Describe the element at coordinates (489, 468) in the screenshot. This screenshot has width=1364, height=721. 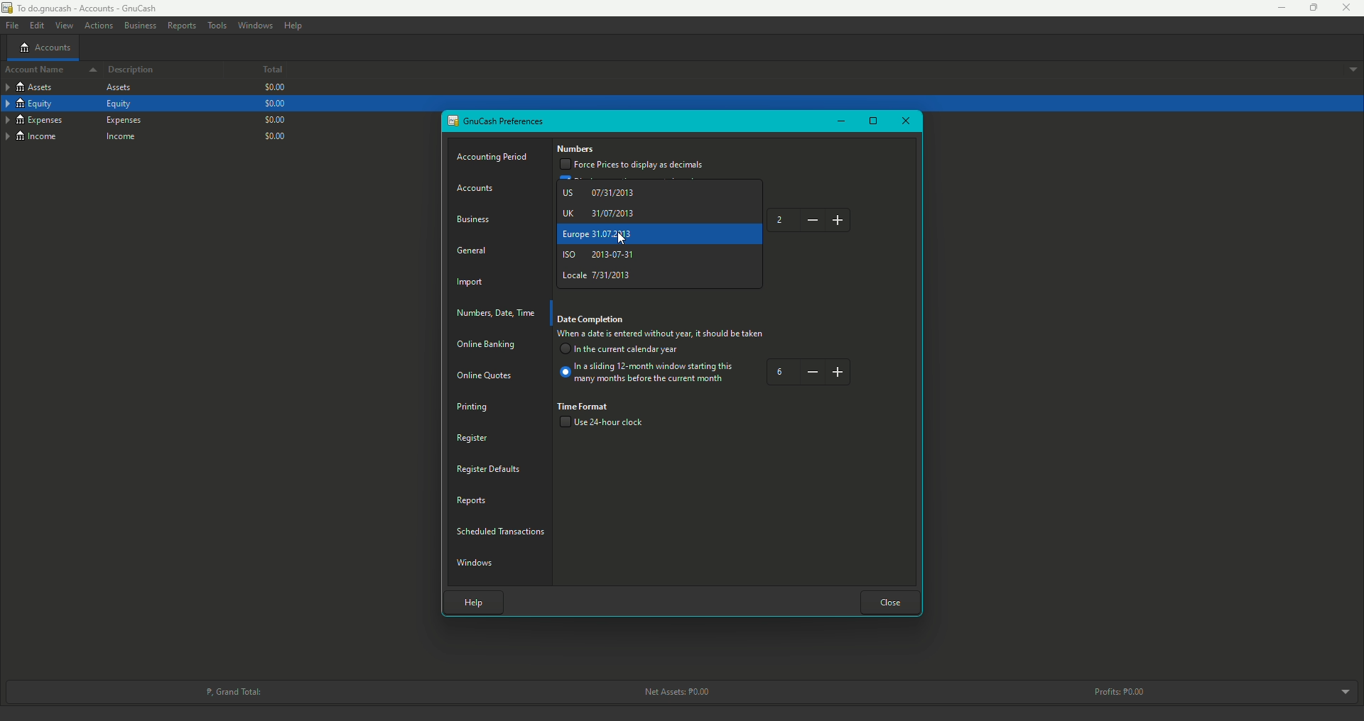
I see `Registered Defaults` at that location.